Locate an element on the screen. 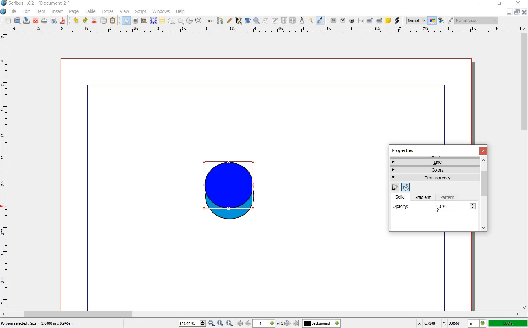 The width and height of the screenshot is (528, 328). scribus 1.6.2 - [document-2*] is located at coordinates (40, 3).